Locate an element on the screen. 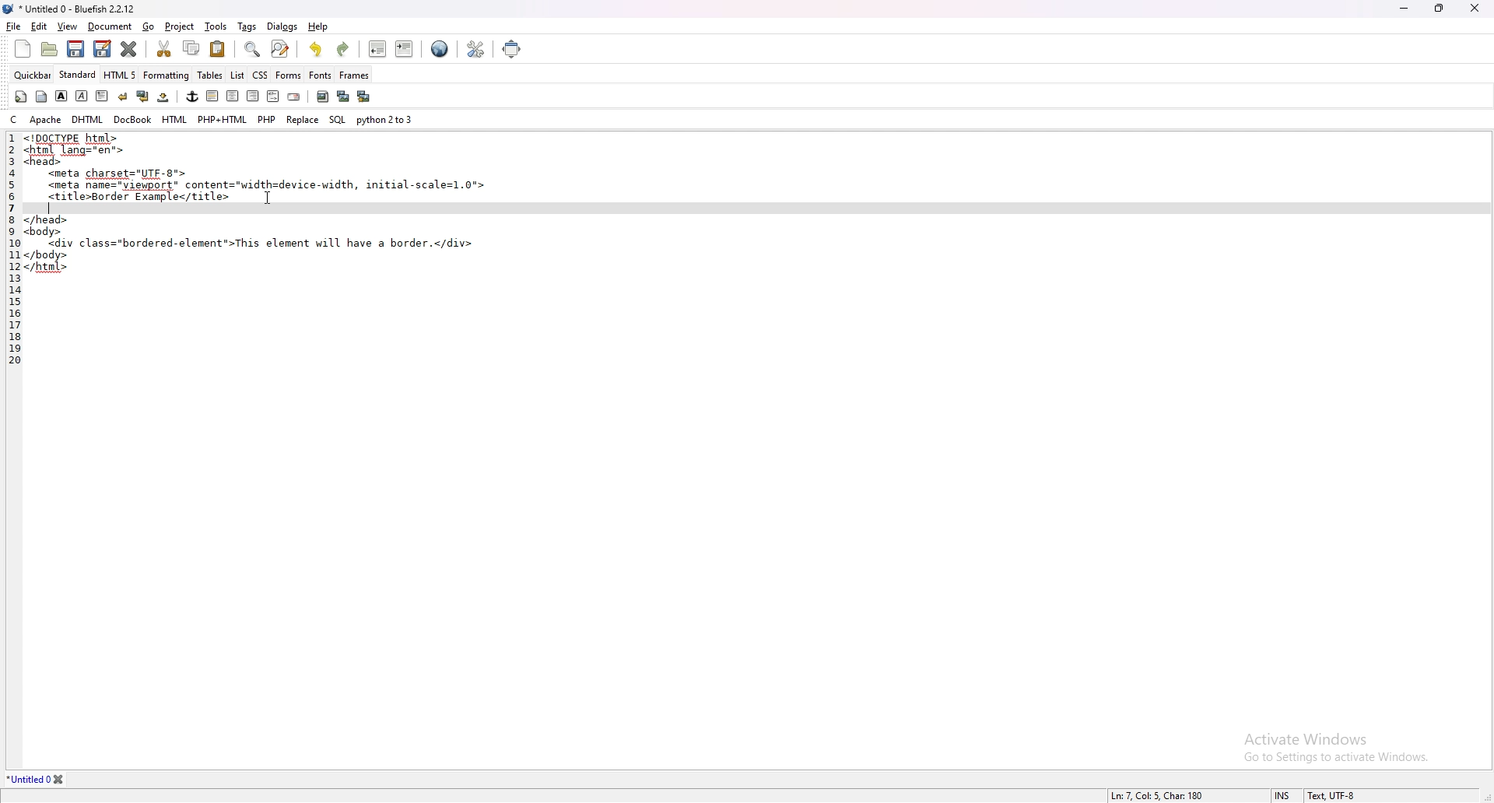 This screenshot has width=1494, height=803. tools is located at coordinates (216, 26).